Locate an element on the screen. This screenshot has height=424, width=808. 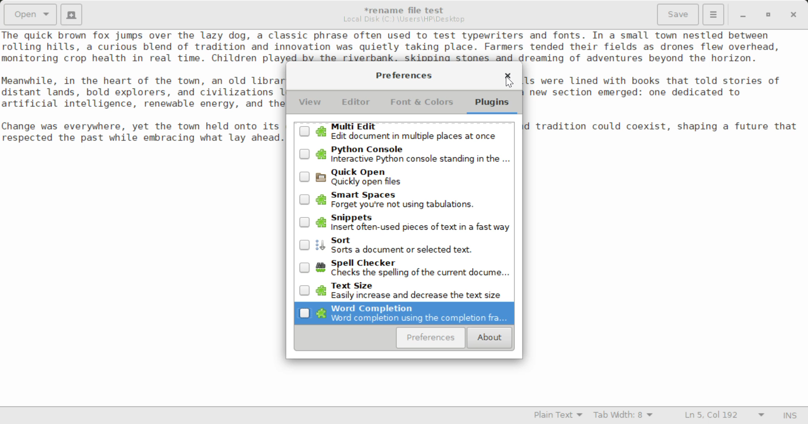
File Location is located at coordinates (404, 19).